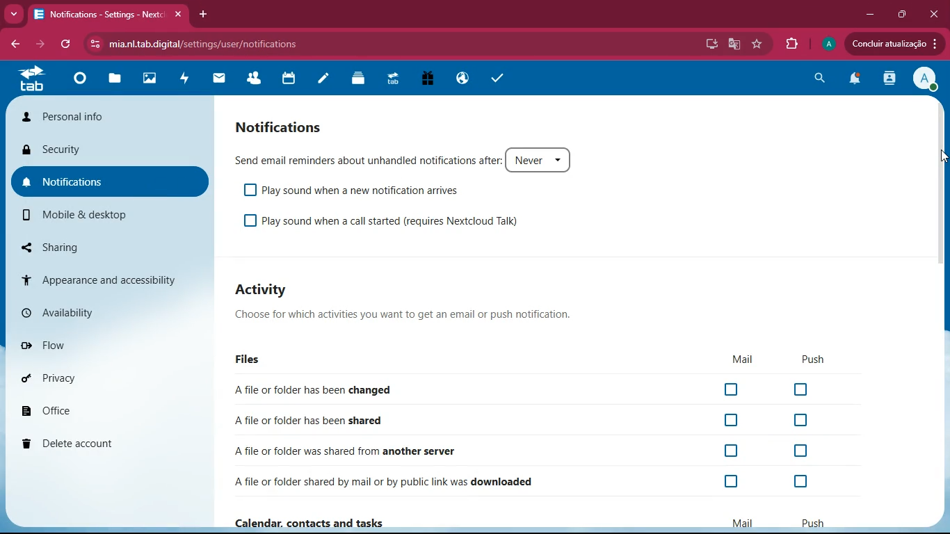  Describe the element at coordinates (357, 192) in the screenshot. I see `Play sound when a new notification arrives` at that location.